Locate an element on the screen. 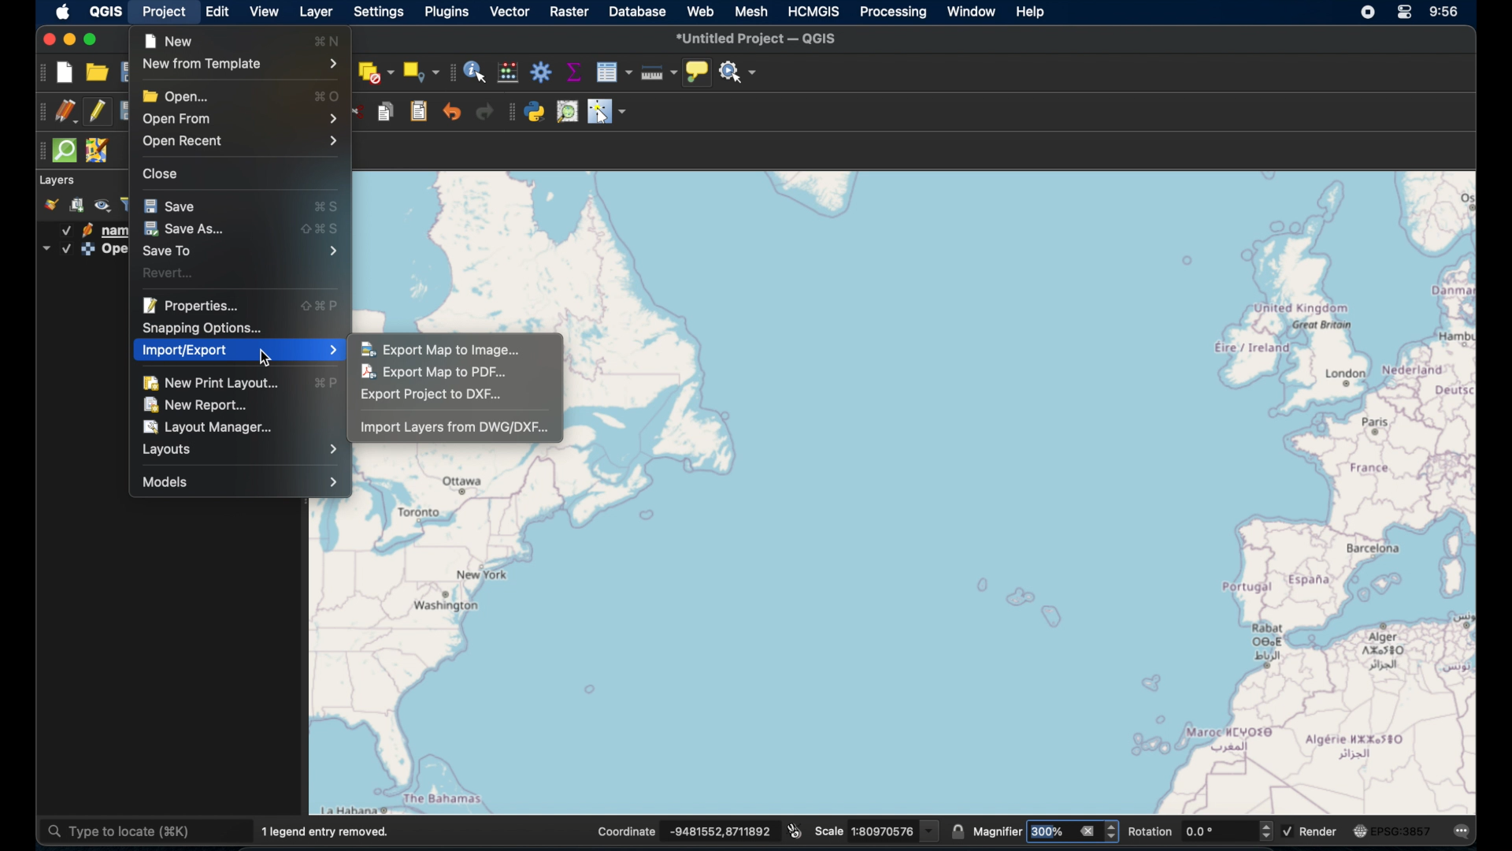 The width and height of the screenshot is (1512, 851). toggle editing is located at coordinates (96, 113).